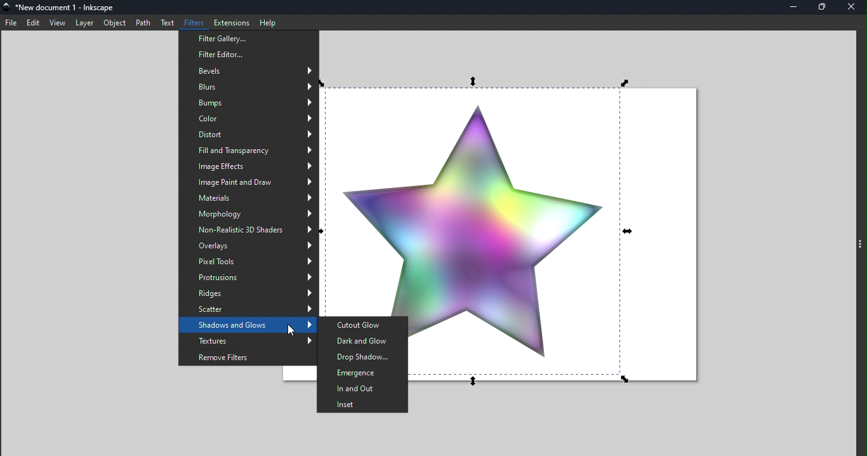 The height and width of the screenshot is (456, 867). Describe the element at coordinates (248, 55) in the screenshot. I see `Filter editor` at that location.